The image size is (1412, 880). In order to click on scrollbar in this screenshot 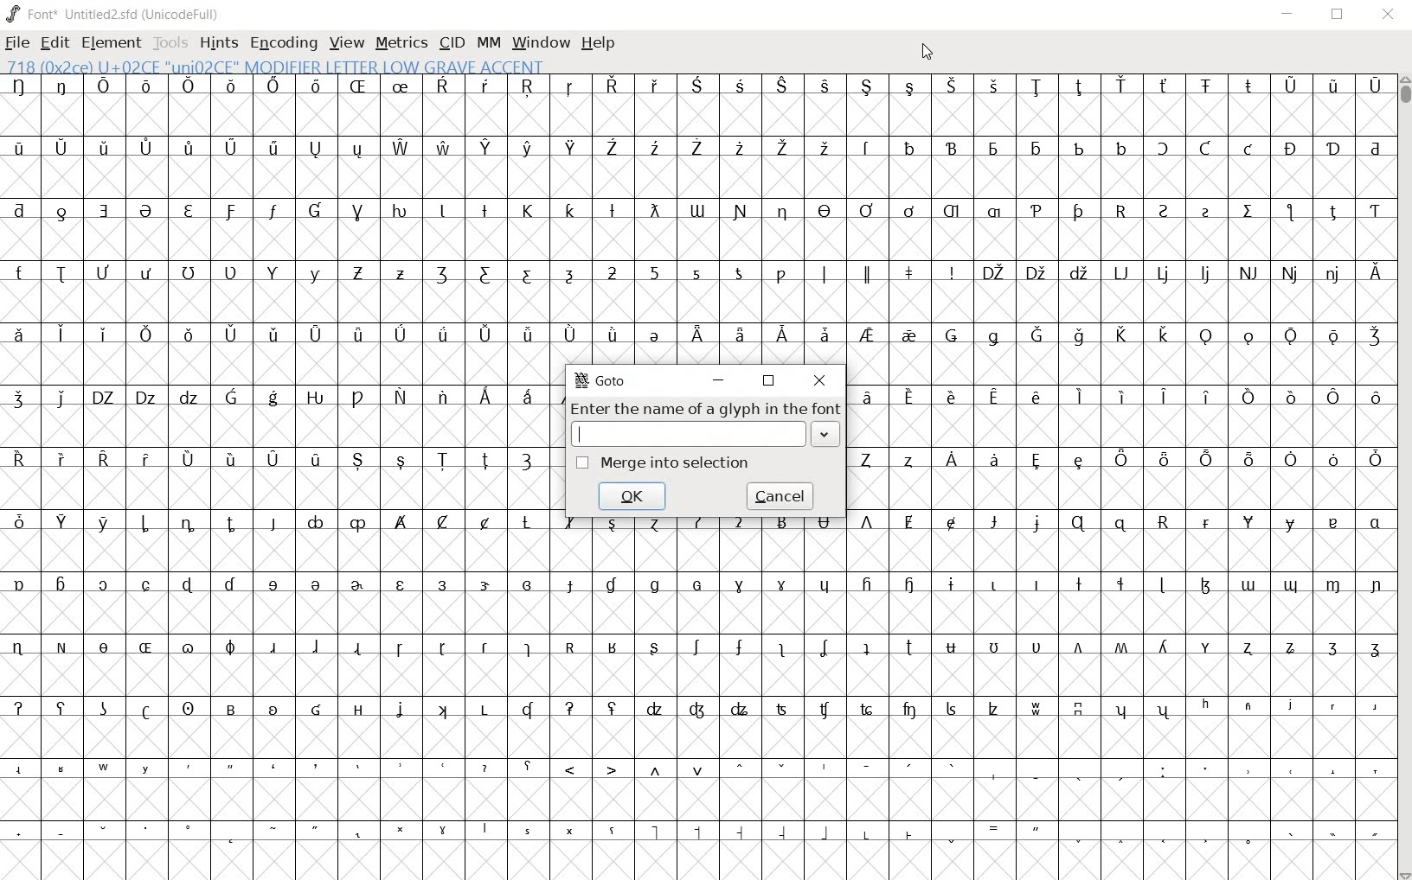, I will do `click(1403, 478)`.